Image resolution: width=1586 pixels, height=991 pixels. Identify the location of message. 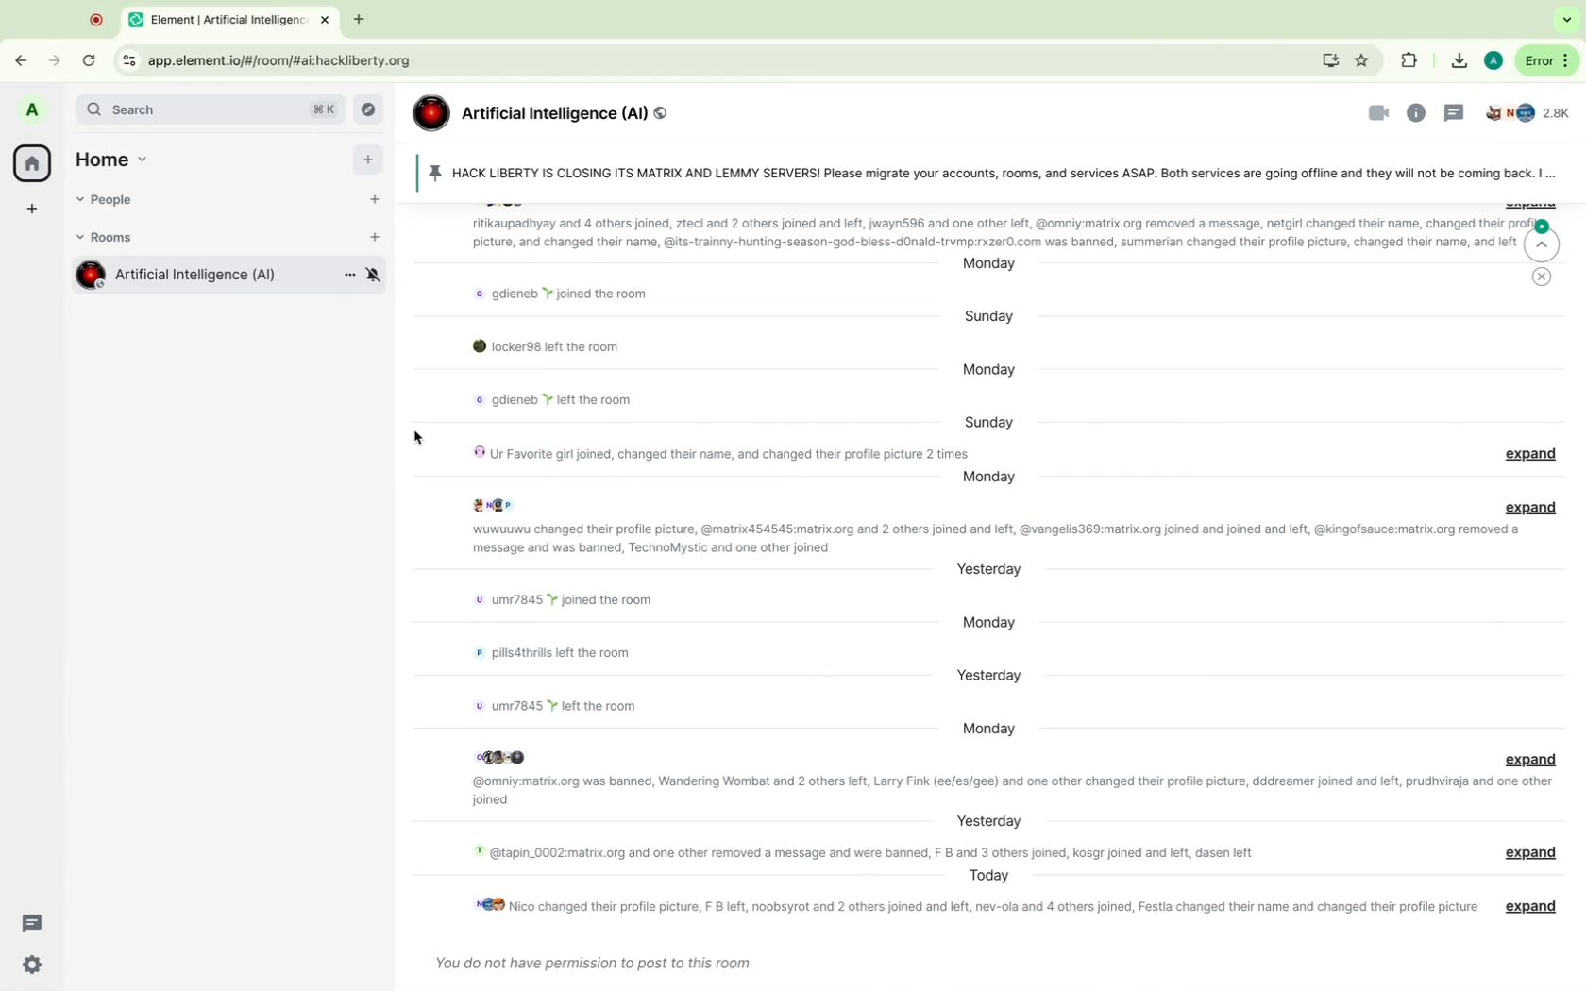
(561, 655).